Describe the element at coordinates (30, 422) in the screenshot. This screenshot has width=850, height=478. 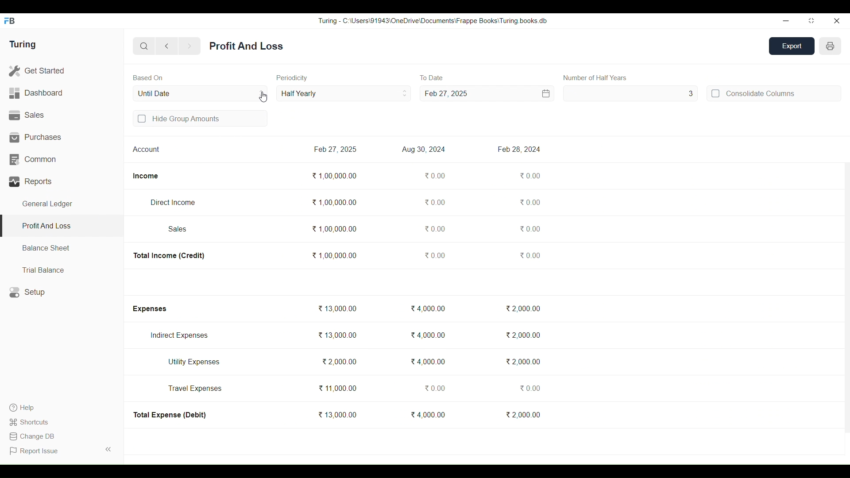
I see `Shortcuts` at that location.